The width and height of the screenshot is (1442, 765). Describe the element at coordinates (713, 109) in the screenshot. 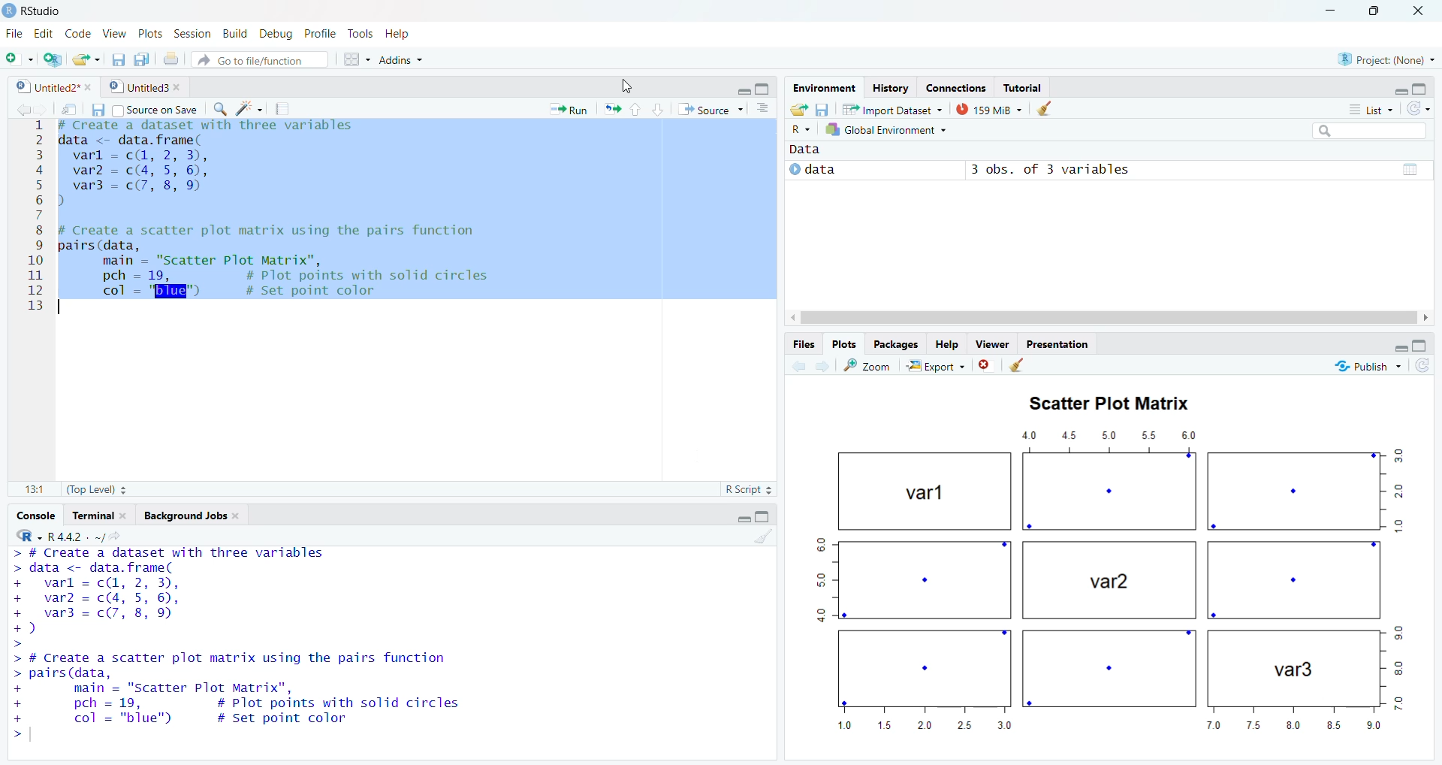

I see `+ Source` at that location.